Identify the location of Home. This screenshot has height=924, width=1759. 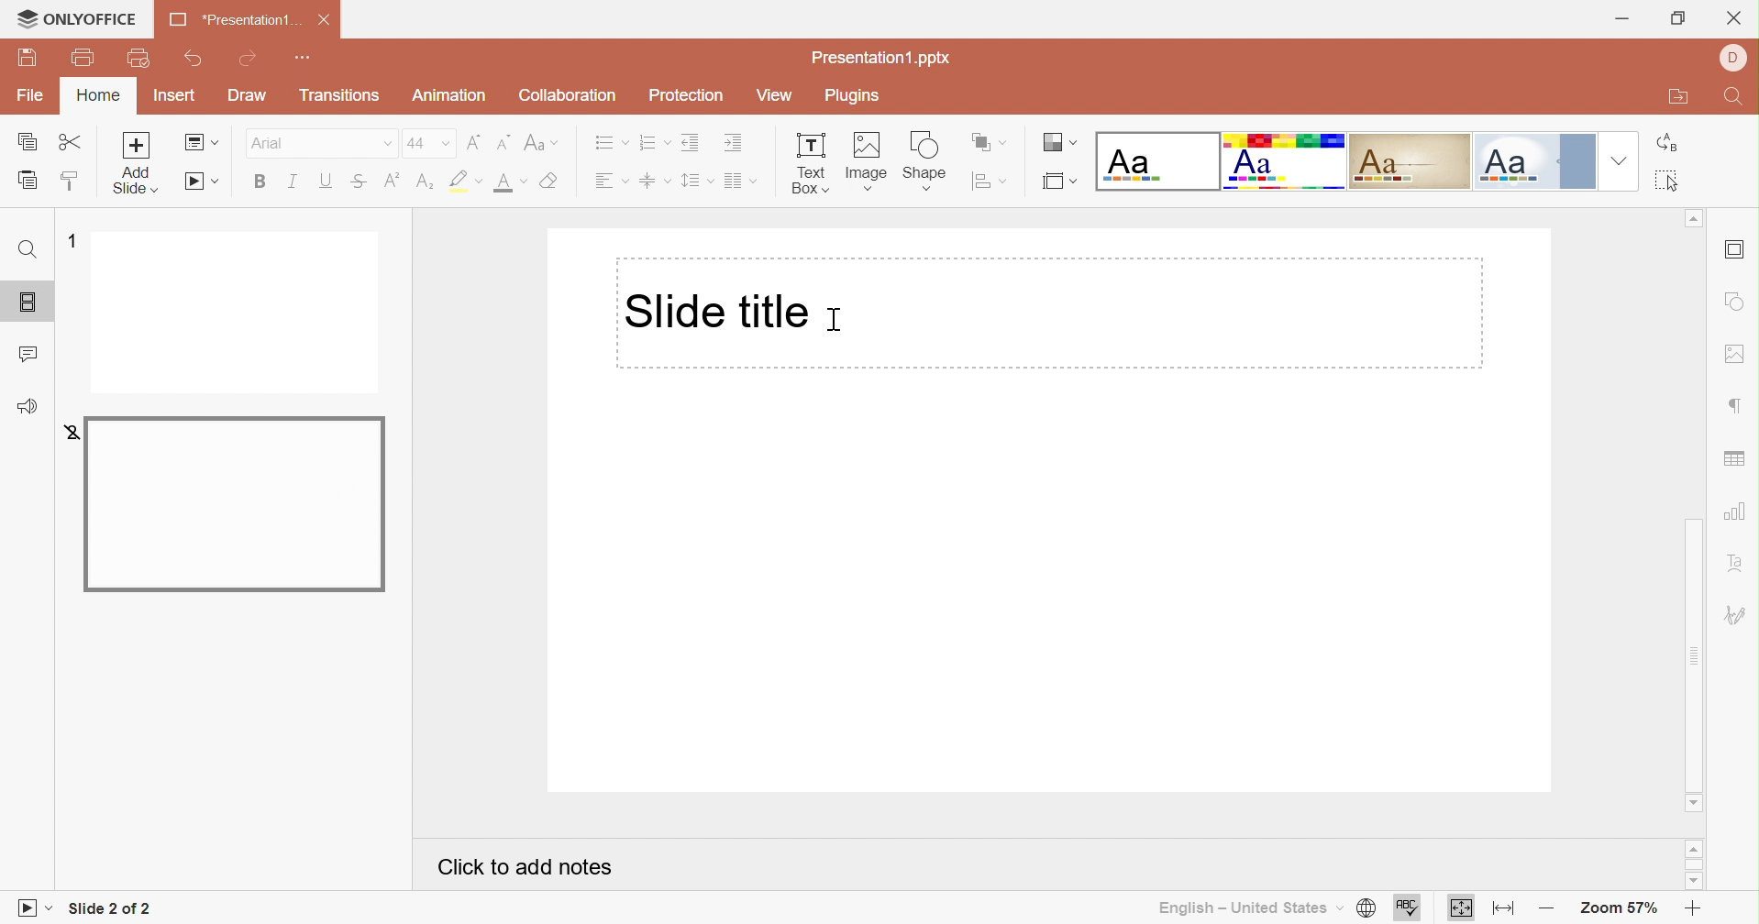
(99, 95).